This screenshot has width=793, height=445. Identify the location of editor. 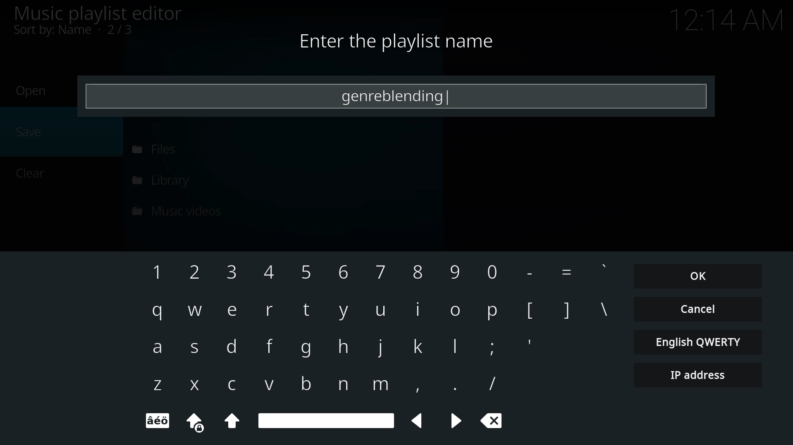
(97, 13).